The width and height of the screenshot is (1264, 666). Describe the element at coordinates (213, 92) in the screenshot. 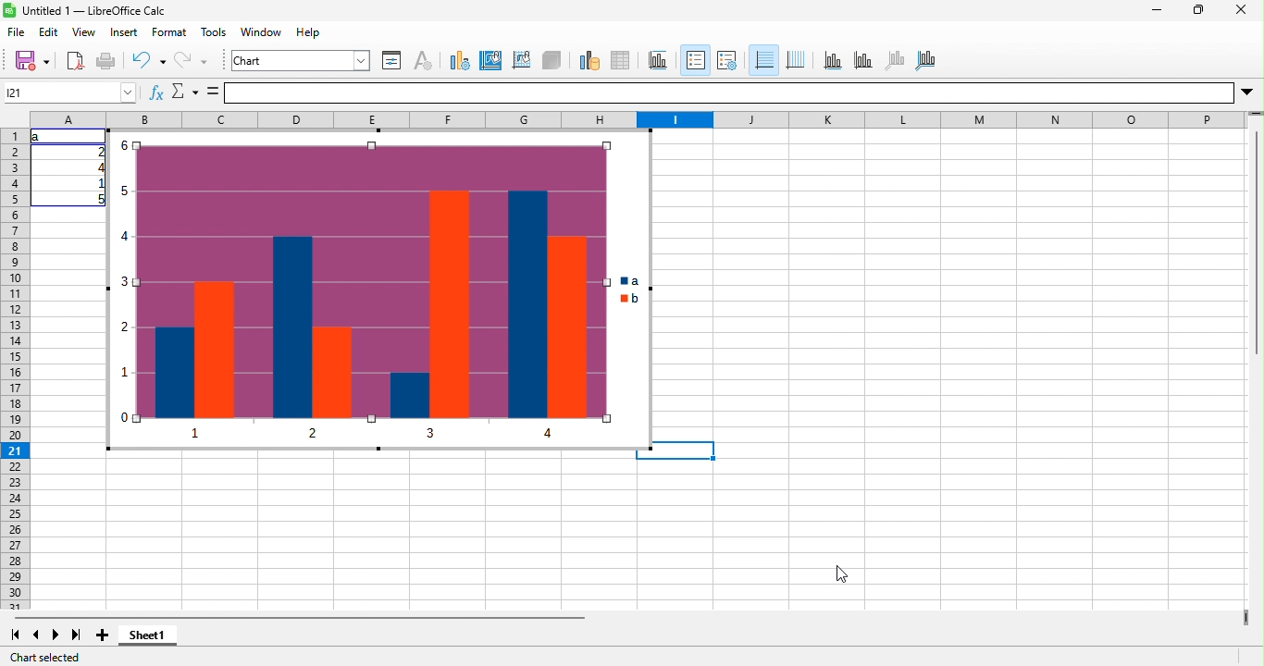

I see `is equal to symbol` at that location.